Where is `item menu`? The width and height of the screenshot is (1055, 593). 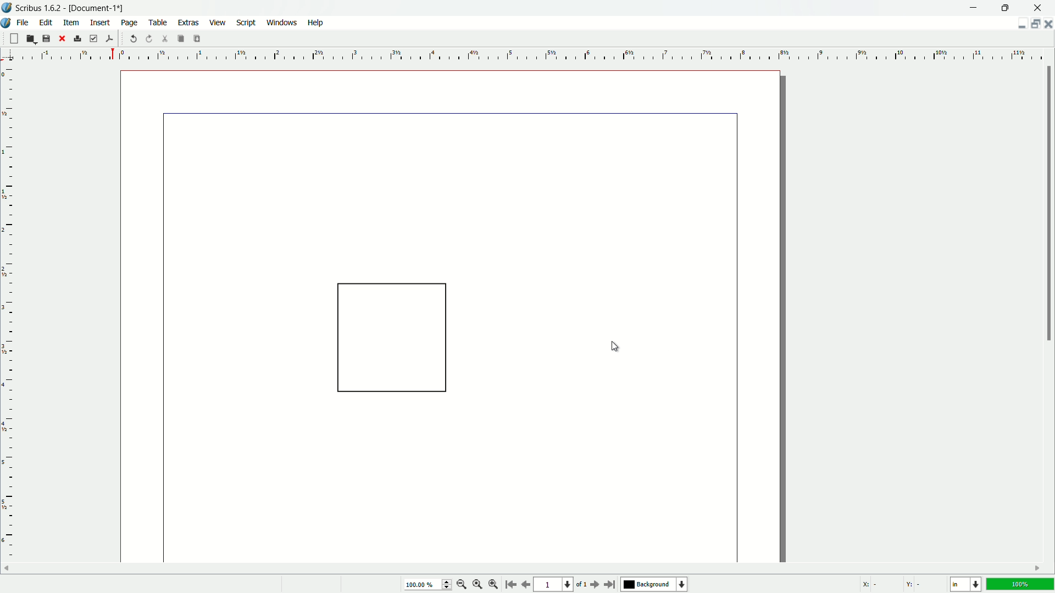
item menu is located at coordinates (71, 24).